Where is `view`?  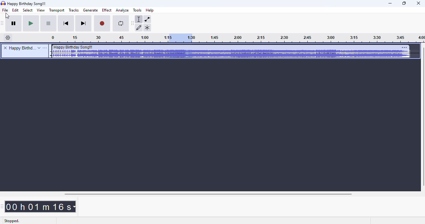
view is located at coordinates (40, 10).